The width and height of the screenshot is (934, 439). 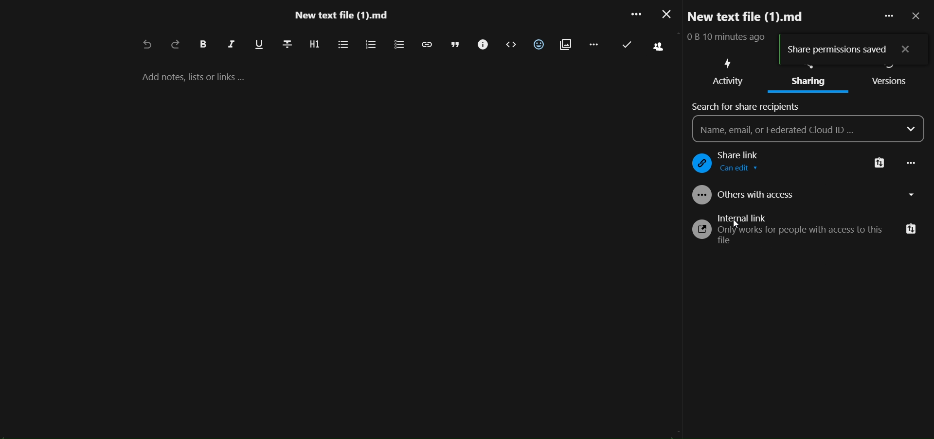 I want to click on call out , so click(x=482, y=45).